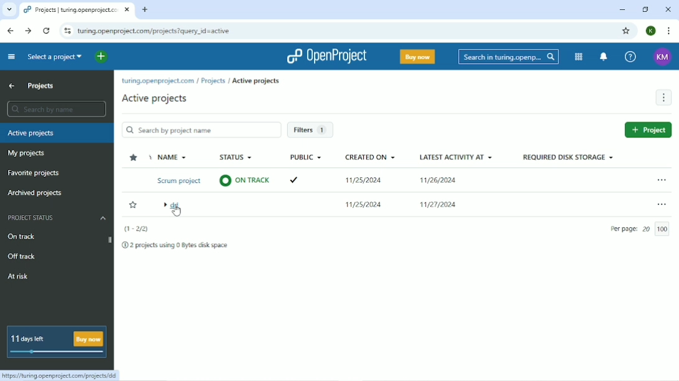 The image size is (679, 381). Describe the element at coordinates (440, 204) in the screenshot. I see `11/27/2024` at that location.